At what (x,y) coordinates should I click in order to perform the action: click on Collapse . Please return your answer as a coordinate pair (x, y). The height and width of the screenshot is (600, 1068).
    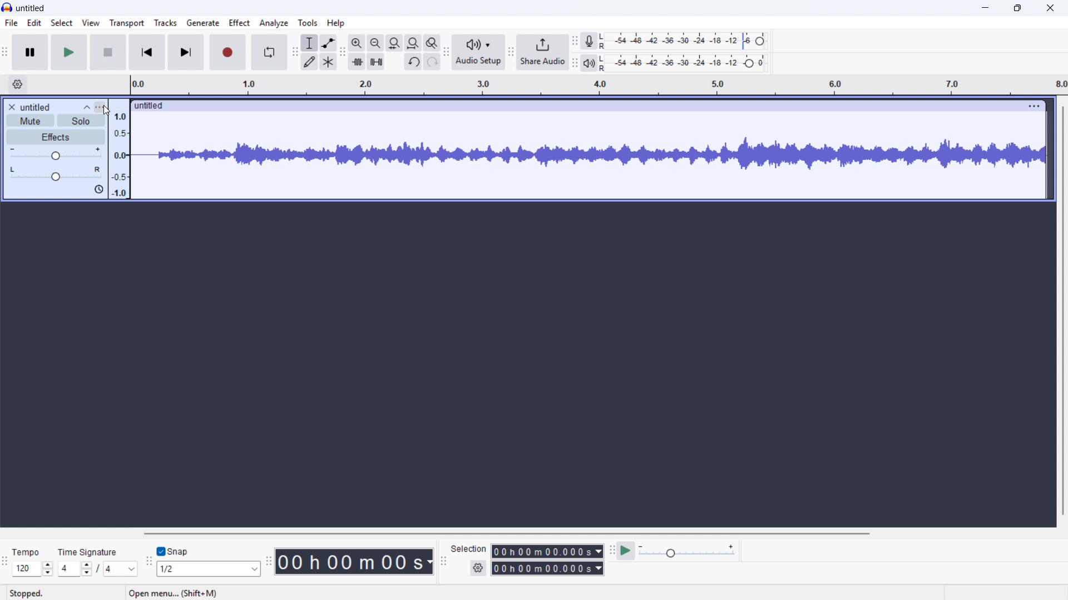
    Looking at the image, I should click on (86, 107).